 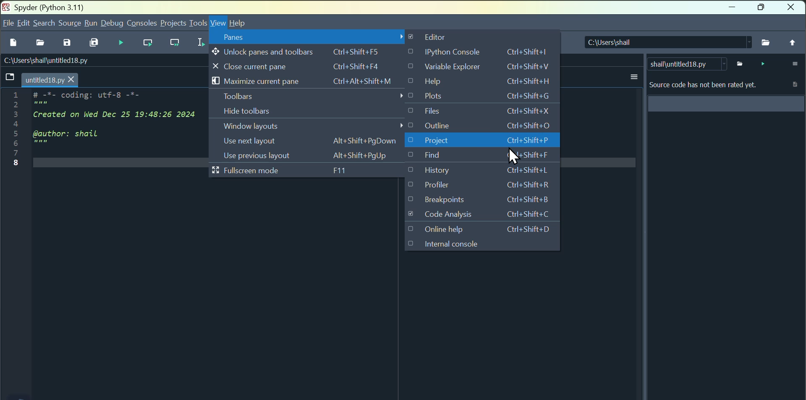 What do you see at coordinates (481, 51) in the screenshot?
I see `I python consoles` at bounding box center [481, 51].